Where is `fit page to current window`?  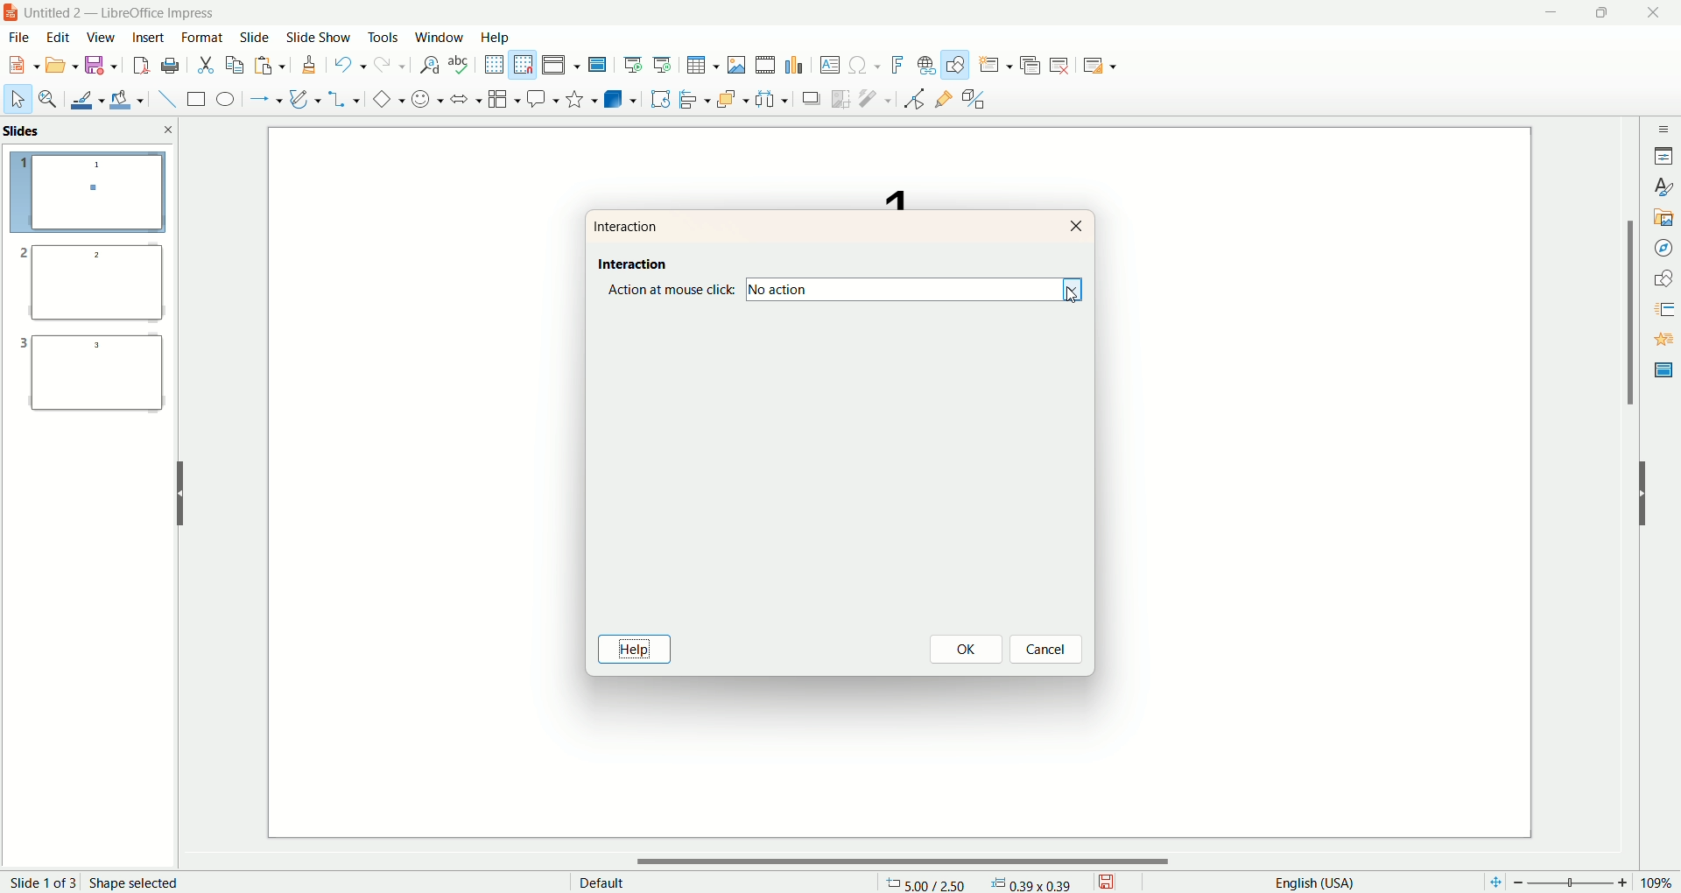 fit page to current window is located at coordinates (1490, 882).